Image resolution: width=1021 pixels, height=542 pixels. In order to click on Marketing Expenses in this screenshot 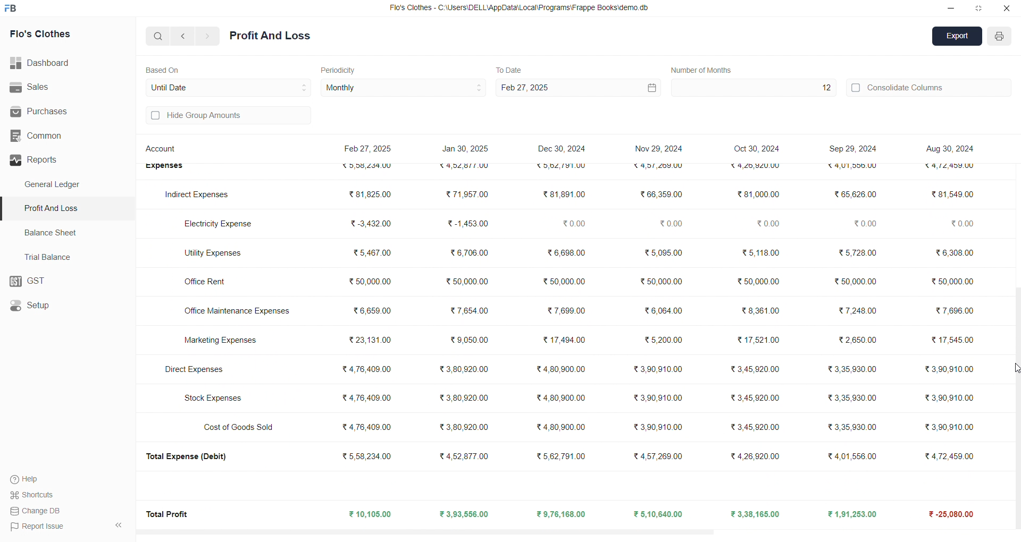, I will do `click(219, 342)`.